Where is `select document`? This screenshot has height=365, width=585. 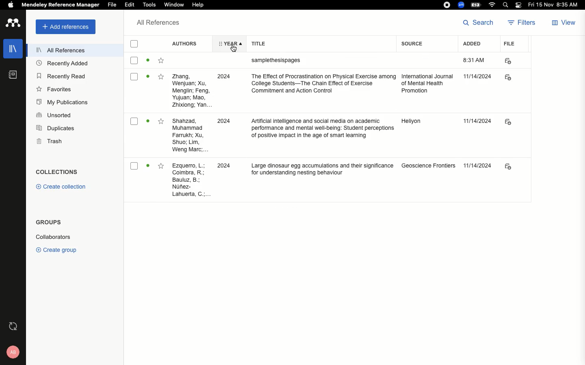
select document is located at coordinates (134, 62).